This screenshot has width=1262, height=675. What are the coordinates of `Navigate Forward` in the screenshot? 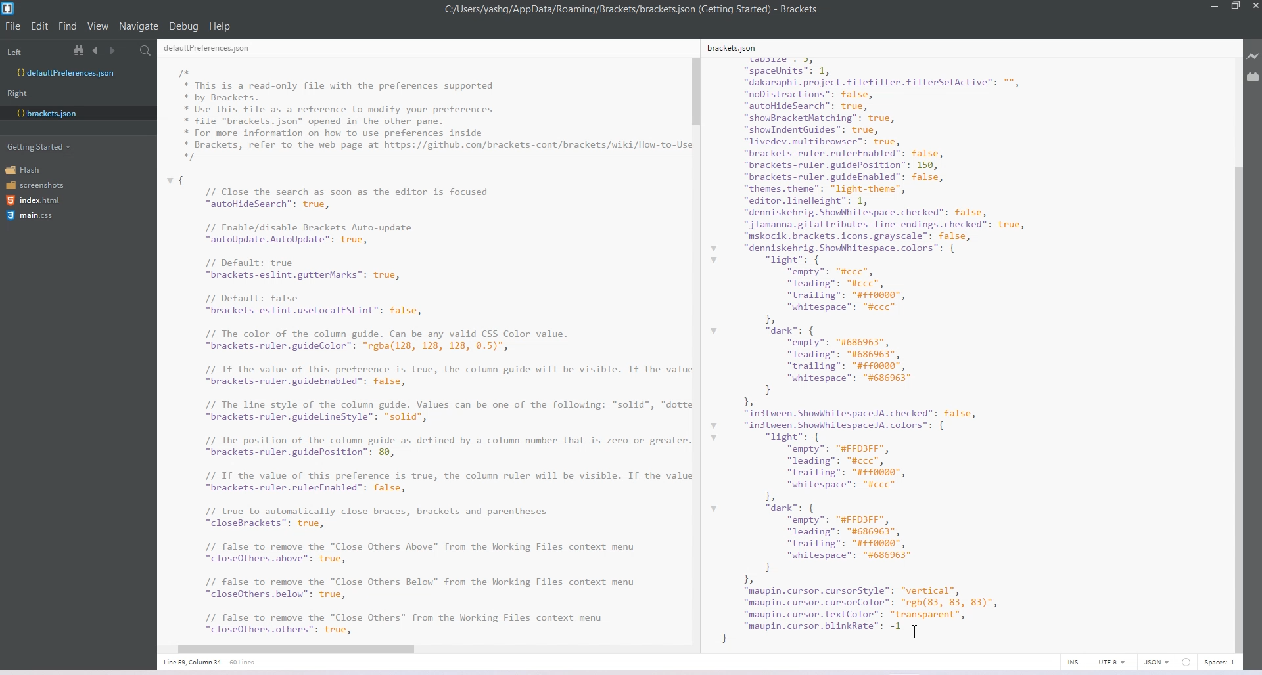 It's located at (114, 51).